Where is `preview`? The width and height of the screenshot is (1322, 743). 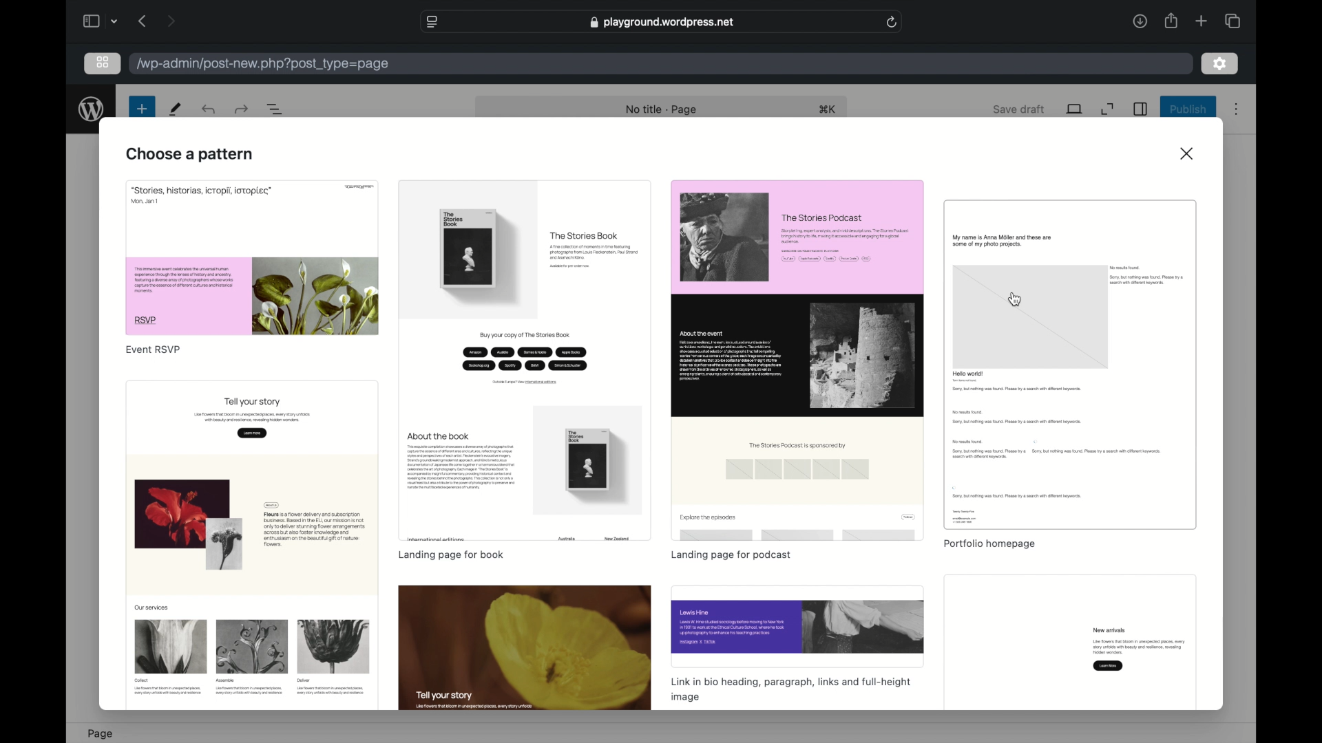 preview is located at coordinates (525, 648).